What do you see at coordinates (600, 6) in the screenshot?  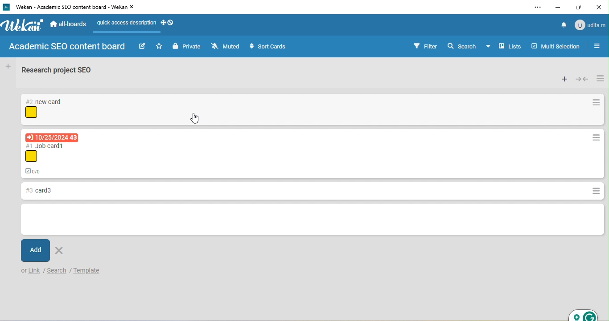 I see `close` at bounding box center [600, 6].